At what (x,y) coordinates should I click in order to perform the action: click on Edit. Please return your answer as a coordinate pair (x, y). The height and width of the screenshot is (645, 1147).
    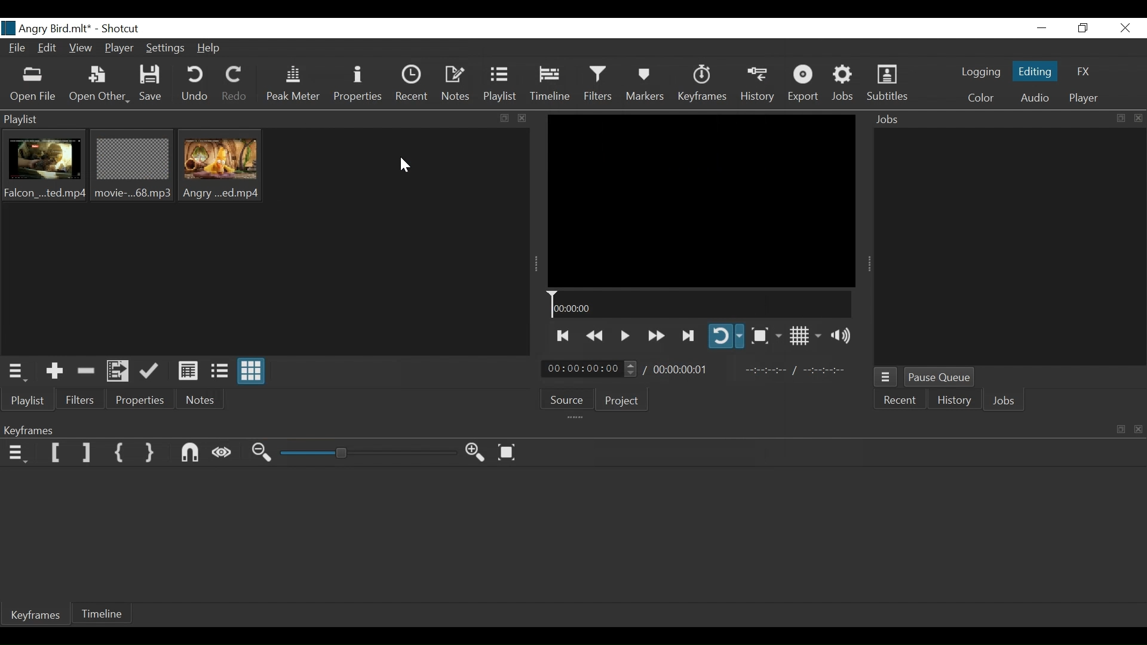
    Looking at the image, I should click on (49, 50).